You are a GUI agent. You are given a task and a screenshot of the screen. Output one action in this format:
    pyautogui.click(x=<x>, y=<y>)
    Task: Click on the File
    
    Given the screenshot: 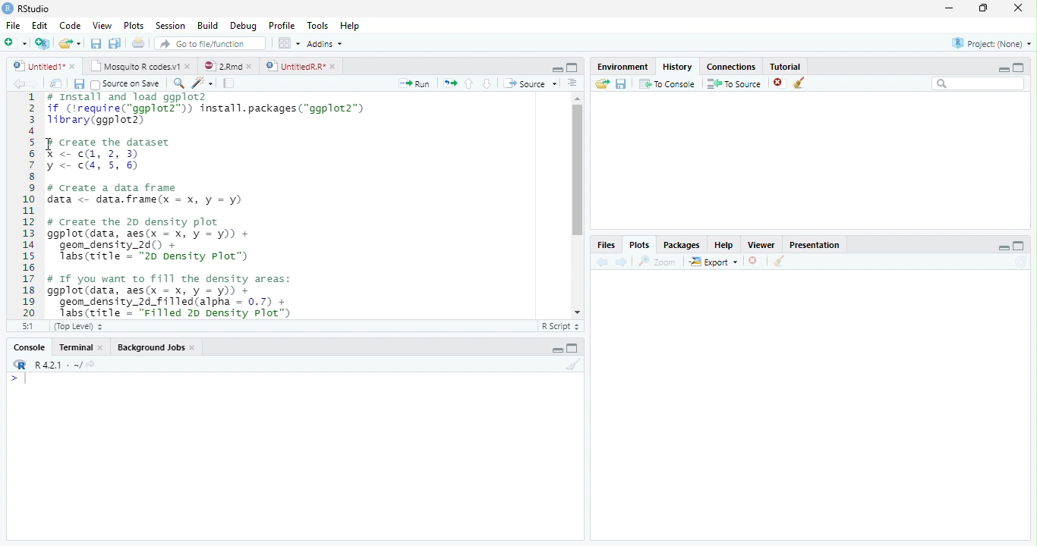 What is the action you would take?
    pyautogui.click(x=13, y=27)
    